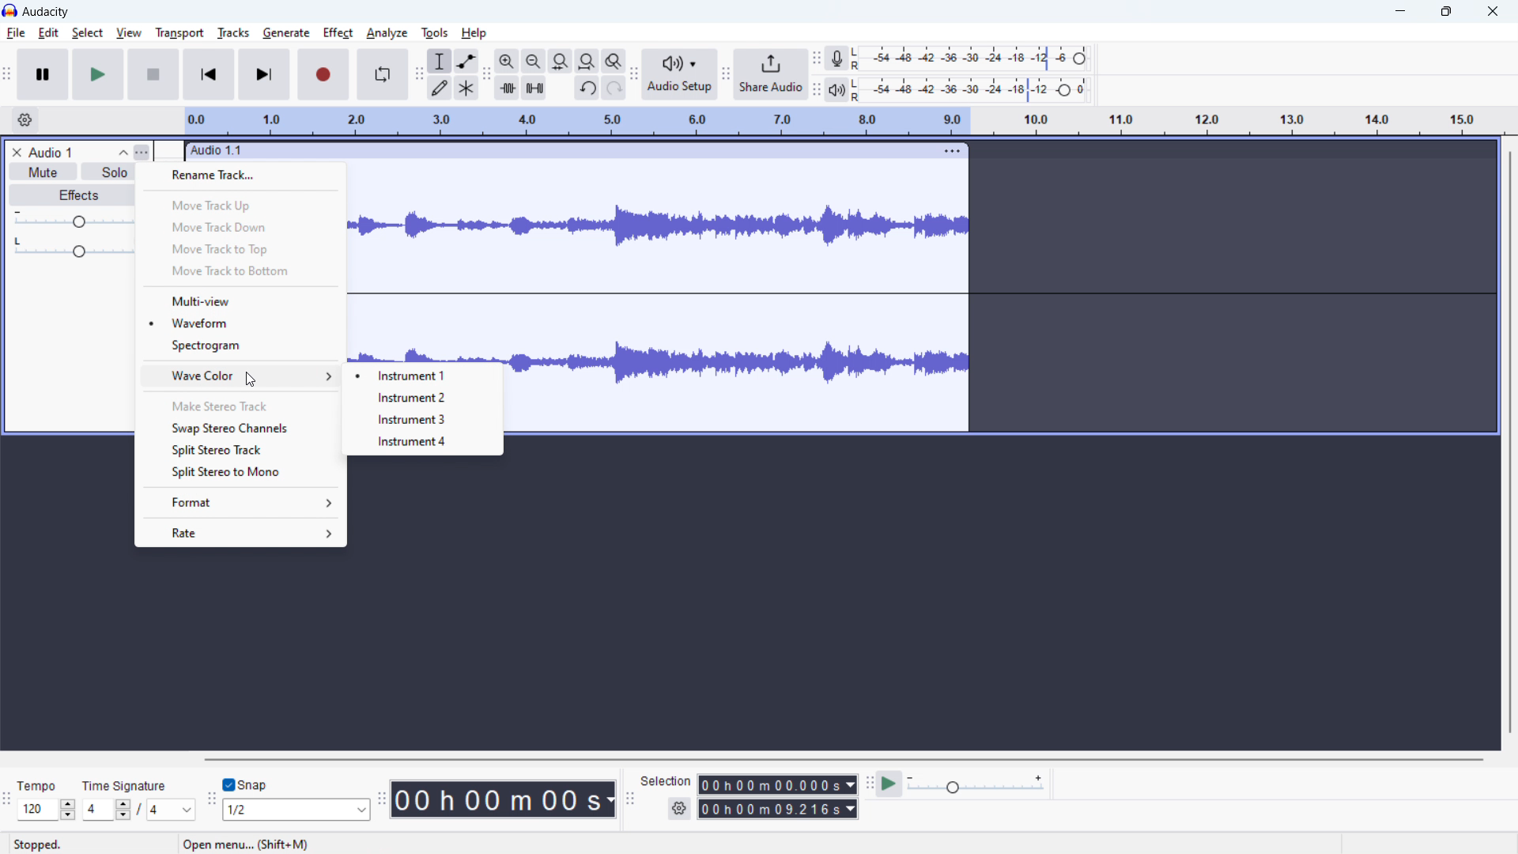 The image size is (1518, 854). What do you see at coordinates (507, 61) in the screenshot?
I see `zoom in` at bounding box center [507, 61].